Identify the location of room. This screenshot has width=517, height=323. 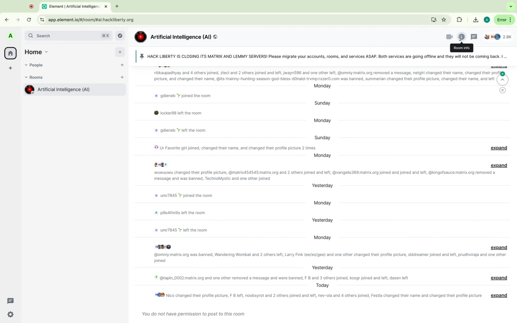
(73, 91).